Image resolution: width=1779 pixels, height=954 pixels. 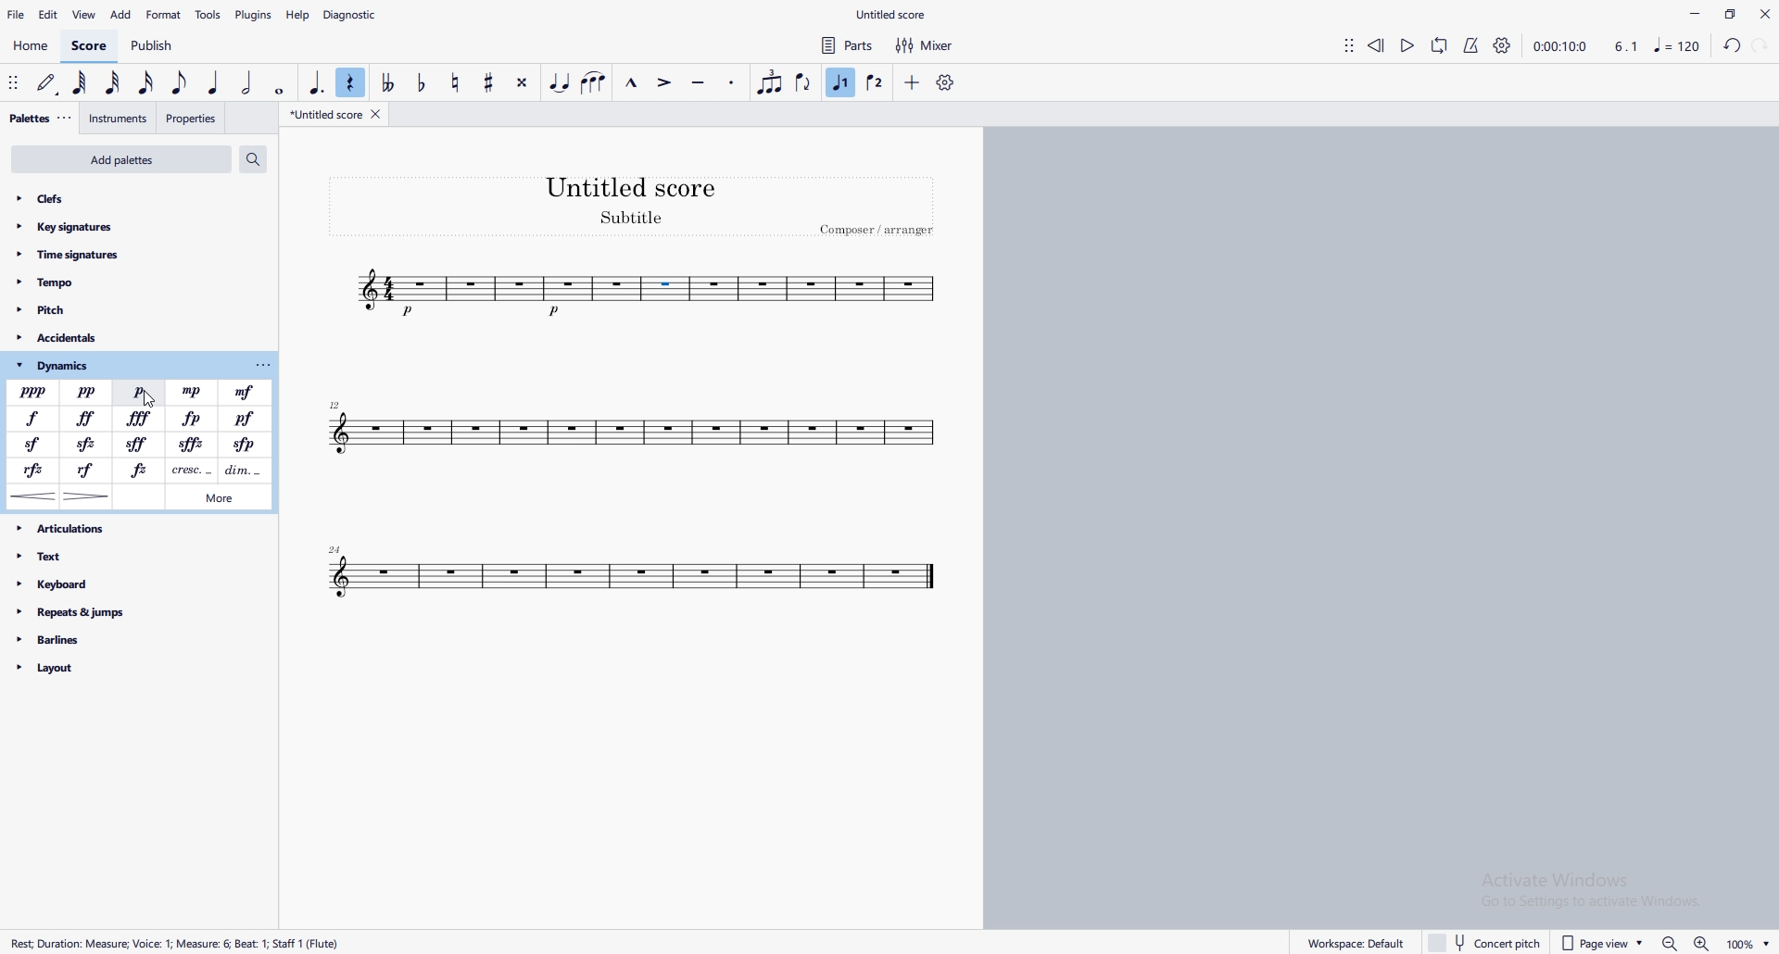 What do you see at coordinates (912, 83) in the screenshot?
I see `add` at bounding box center [912, 83].